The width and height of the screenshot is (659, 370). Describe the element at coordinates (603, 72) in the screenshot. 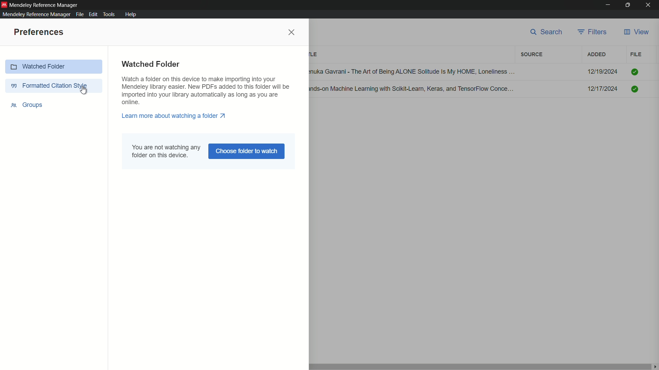

I see `12/19/2024` at that location.